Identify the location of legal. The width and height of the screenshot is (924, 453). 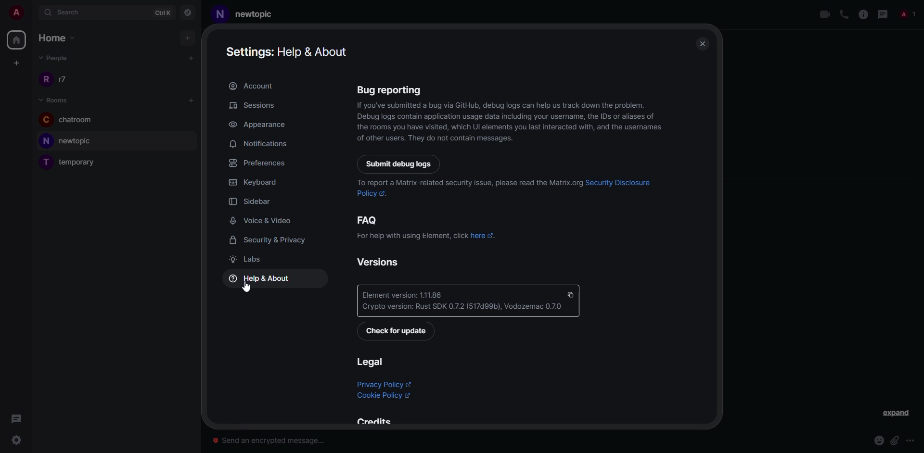
(371, 362).